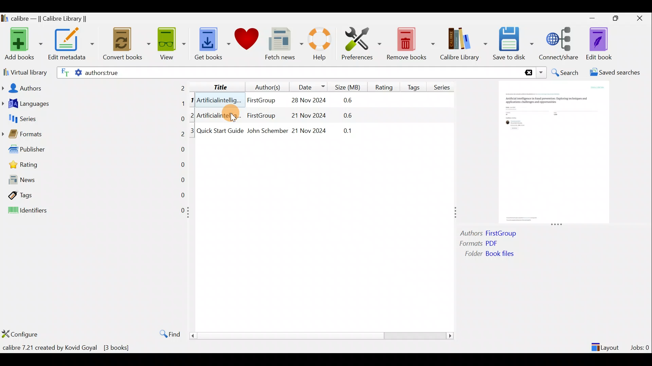  What do you see at coordinates (94, 87) in the screenshot?
I see `Authors` at bounding box center [94, 87].